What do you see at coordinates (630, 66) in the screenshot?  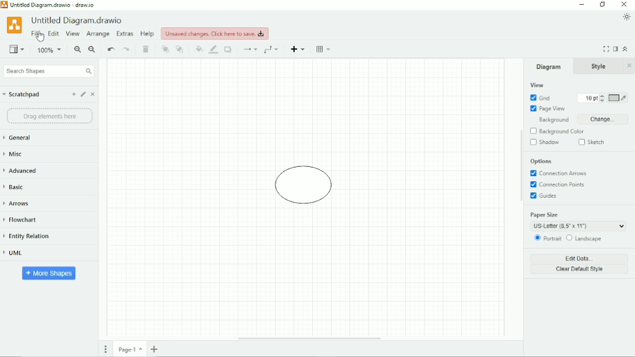 I see `Close` at bounding box center [630, 66].